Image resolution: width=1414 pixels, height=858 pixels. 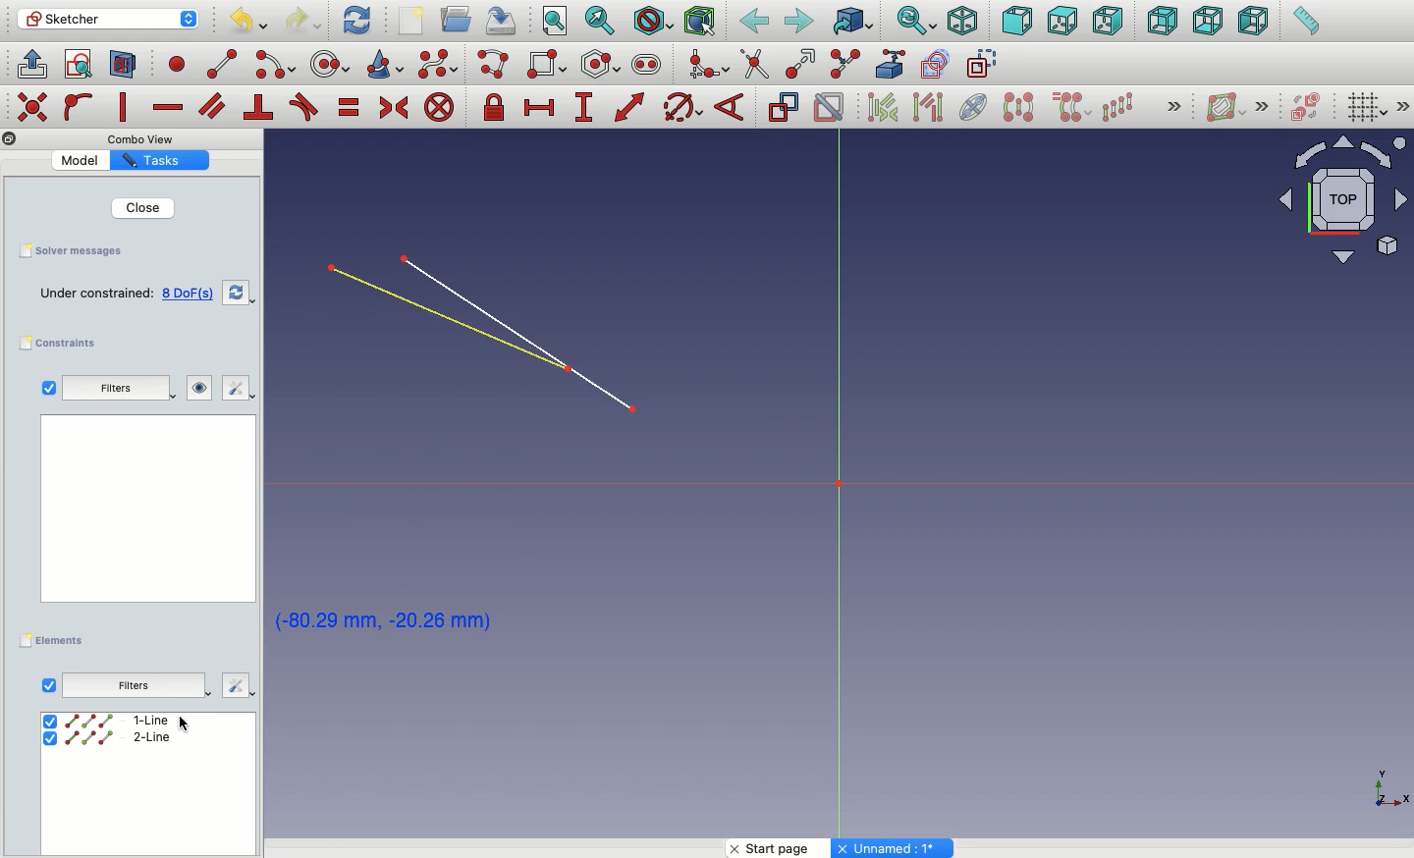 What do you see at coordinates (125, 293) in the screenshot?
I see `Empty sketch` at bounding box center [125, 293].